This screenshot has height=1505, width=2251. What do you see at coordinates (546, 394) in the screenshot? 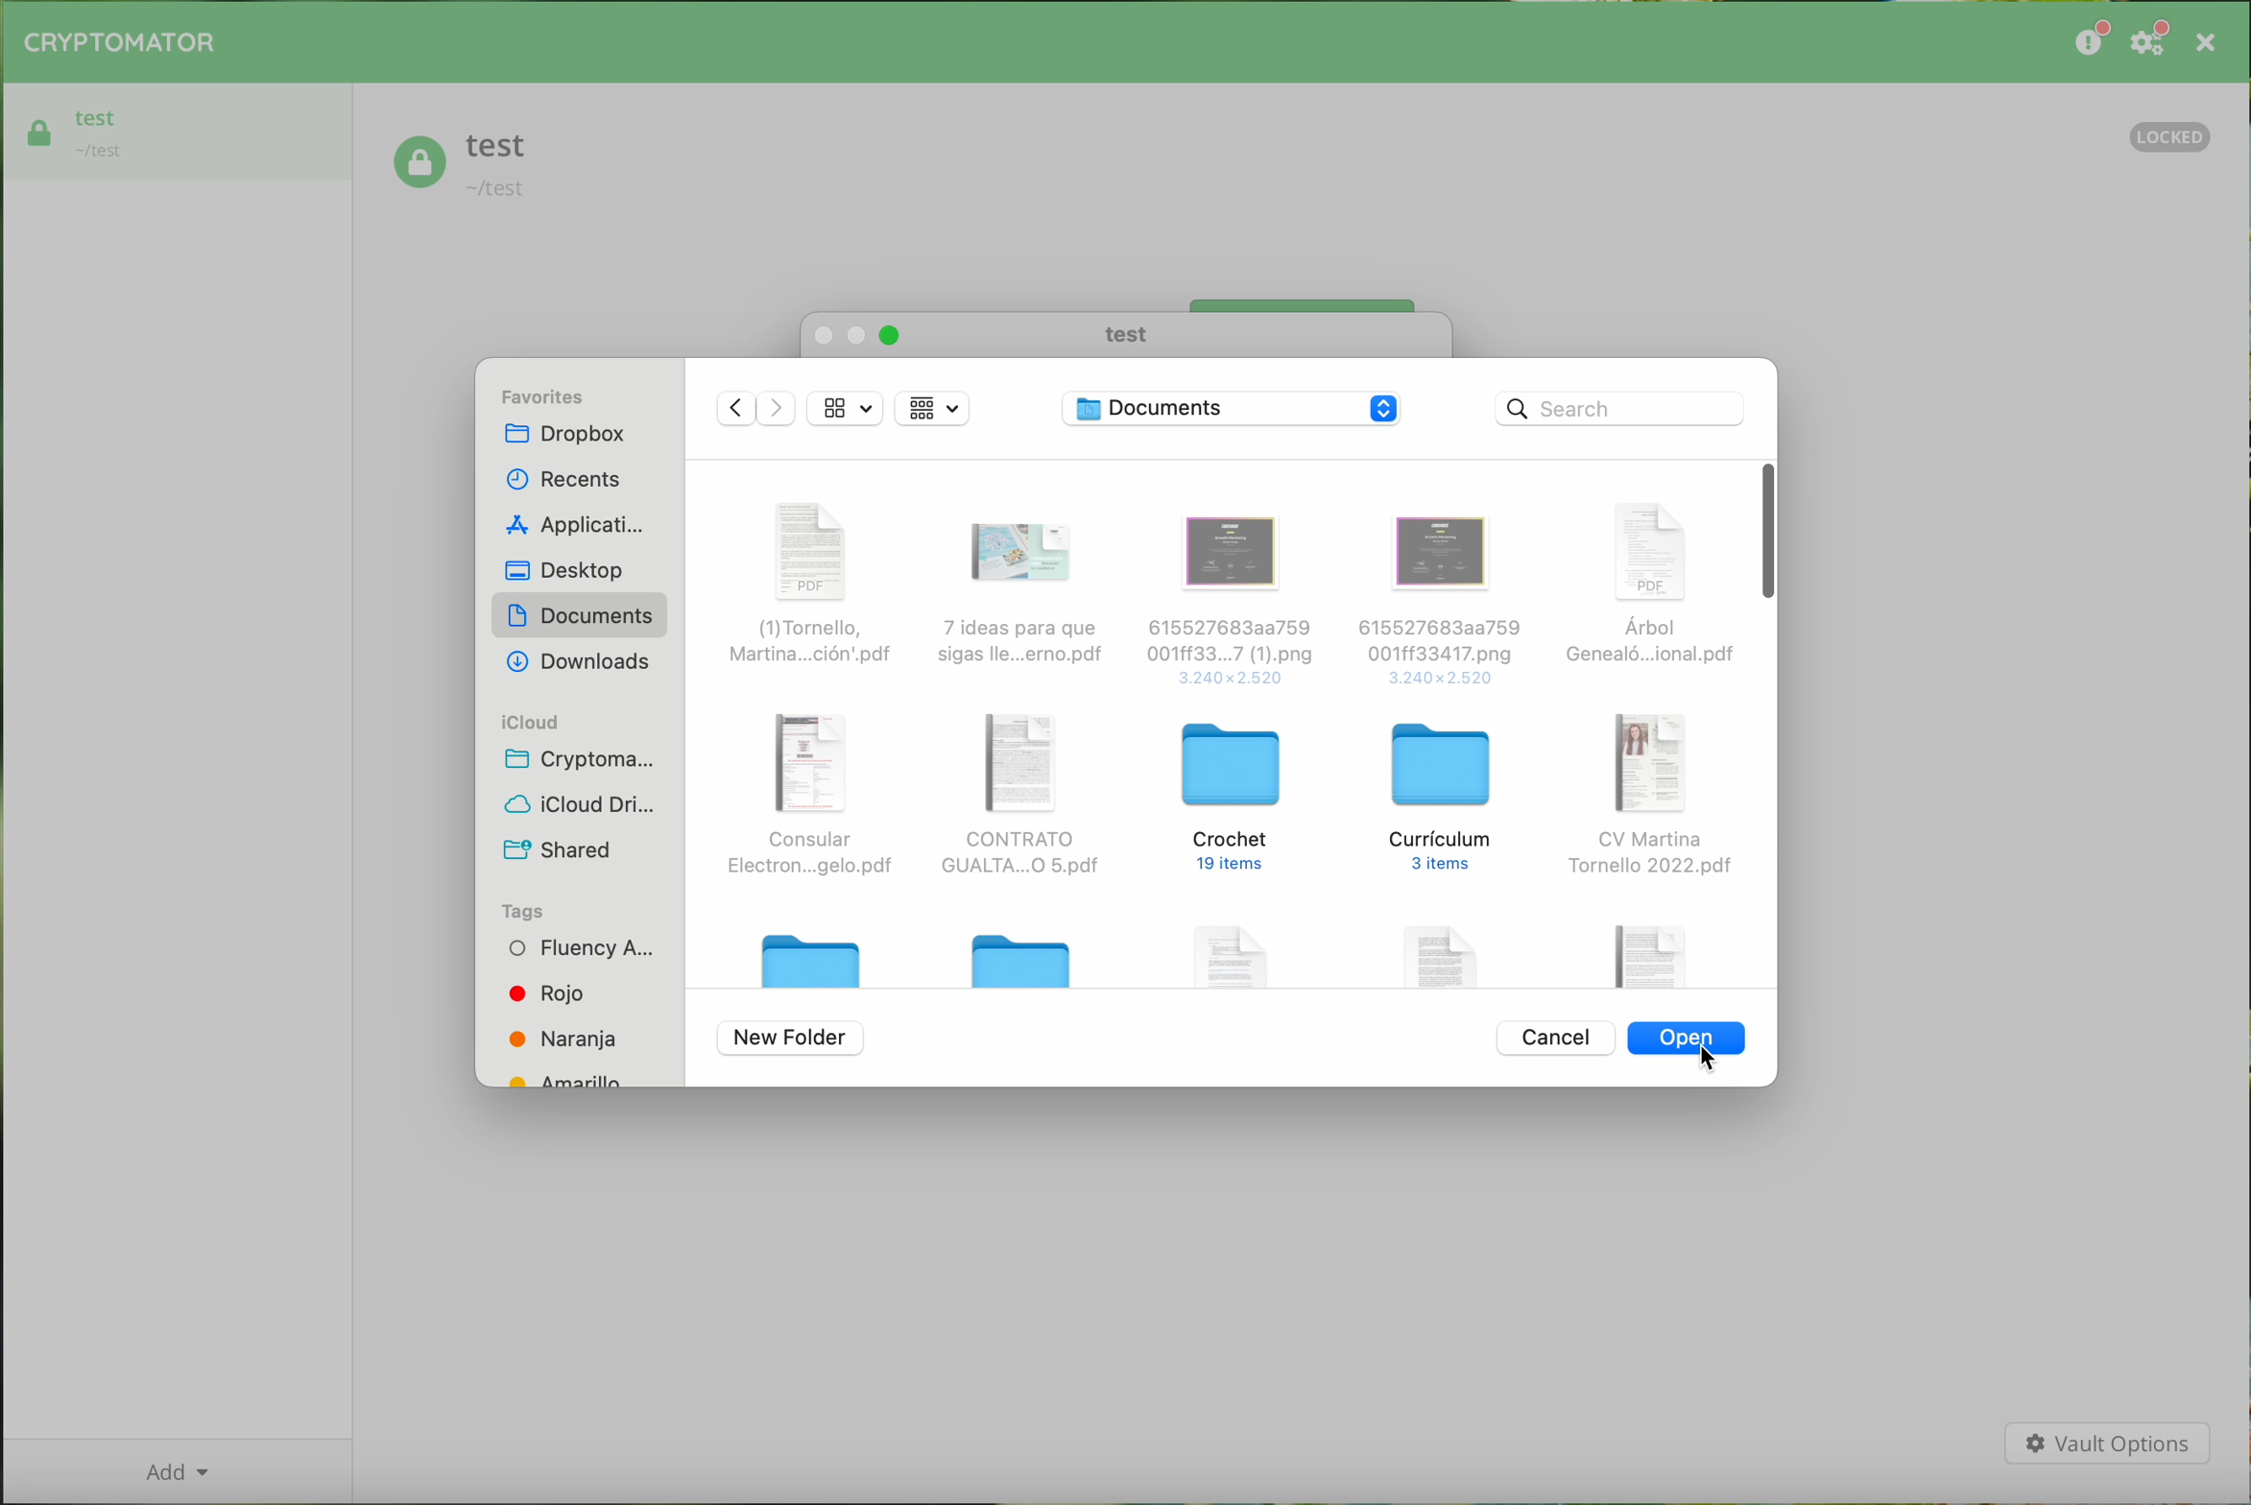
I see `favorites` at bounding box center [546, 394].